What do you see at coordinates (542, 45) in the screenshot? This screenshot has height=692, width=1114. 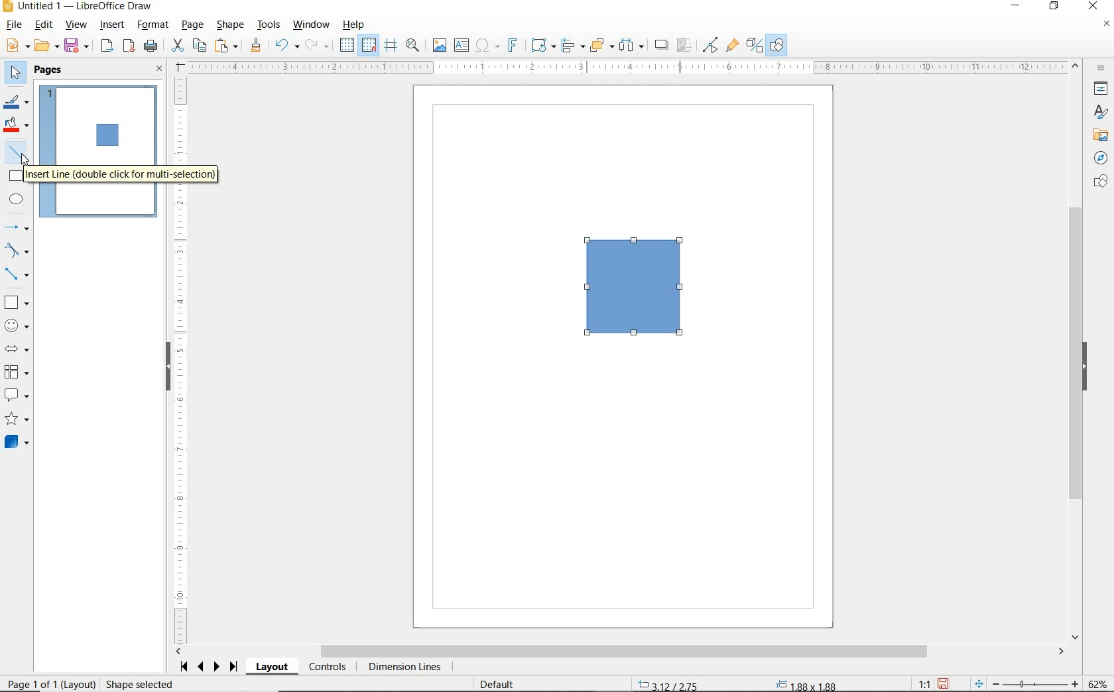 I see `TRANSFORMATIONS` at bounding box center [542, 45].